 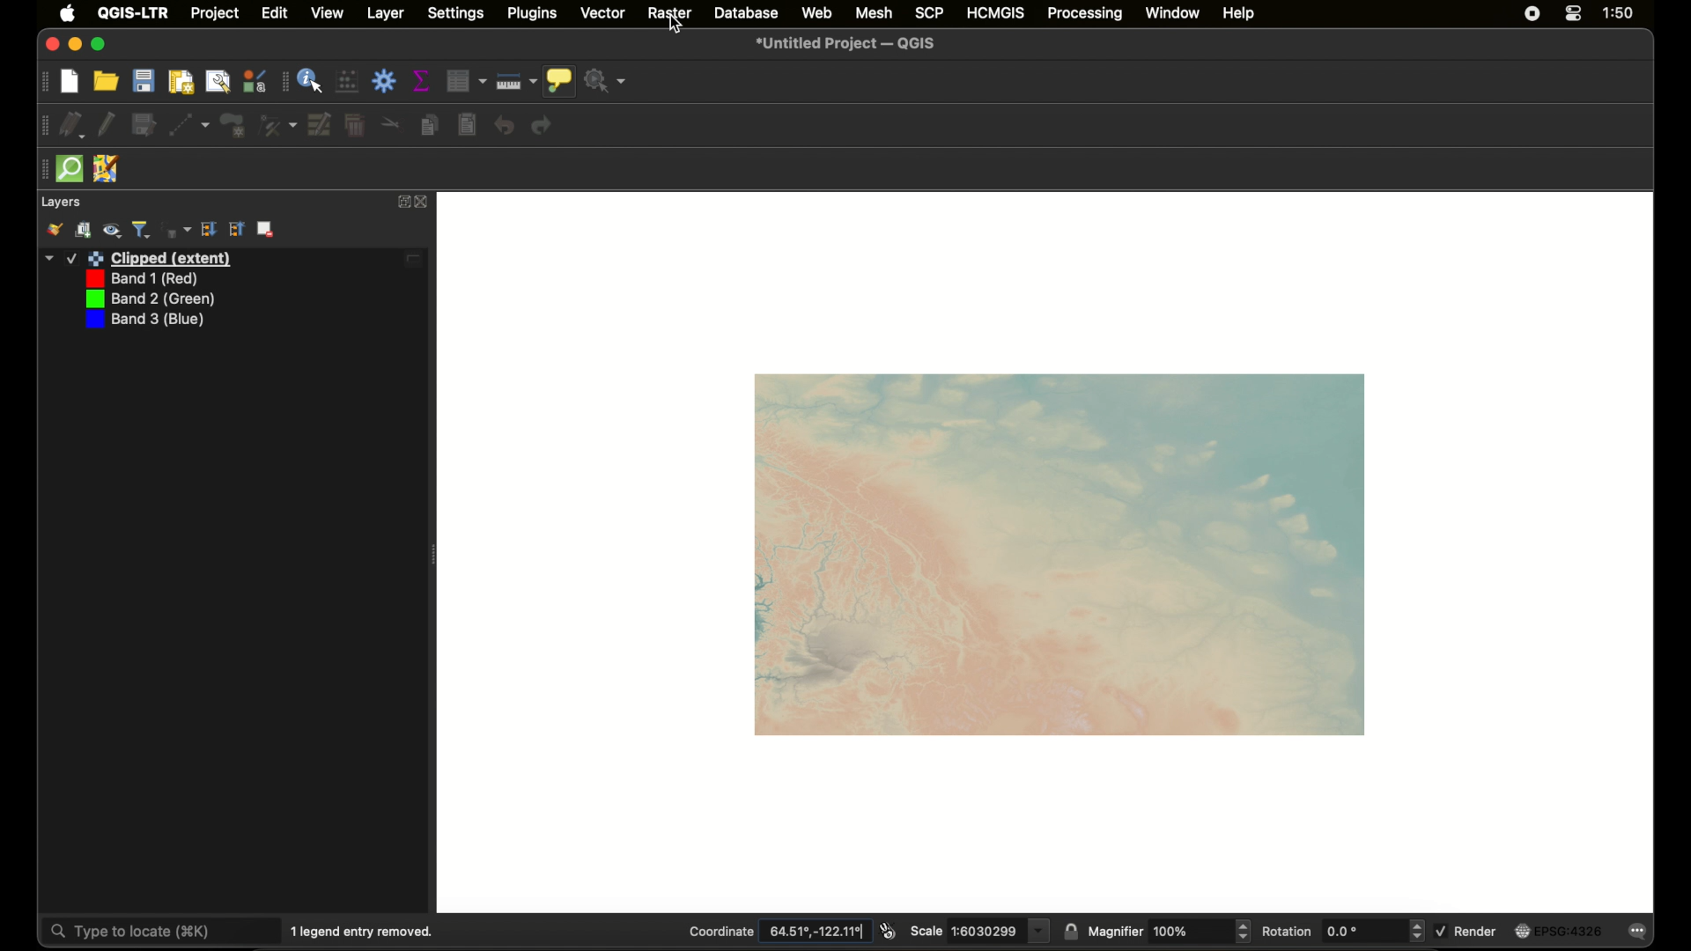 What do you see at coordinates (160, 930) in the screenshot?
I see `type to locate` at bounding box center [160, 930].